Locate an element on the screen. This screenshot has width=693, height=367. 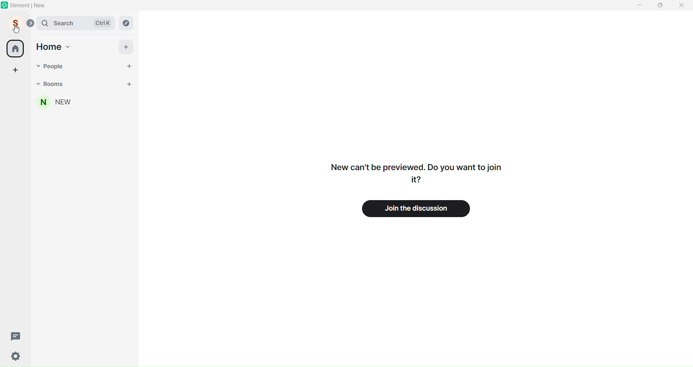
Home dropdown is located at coordinates (69, 46).